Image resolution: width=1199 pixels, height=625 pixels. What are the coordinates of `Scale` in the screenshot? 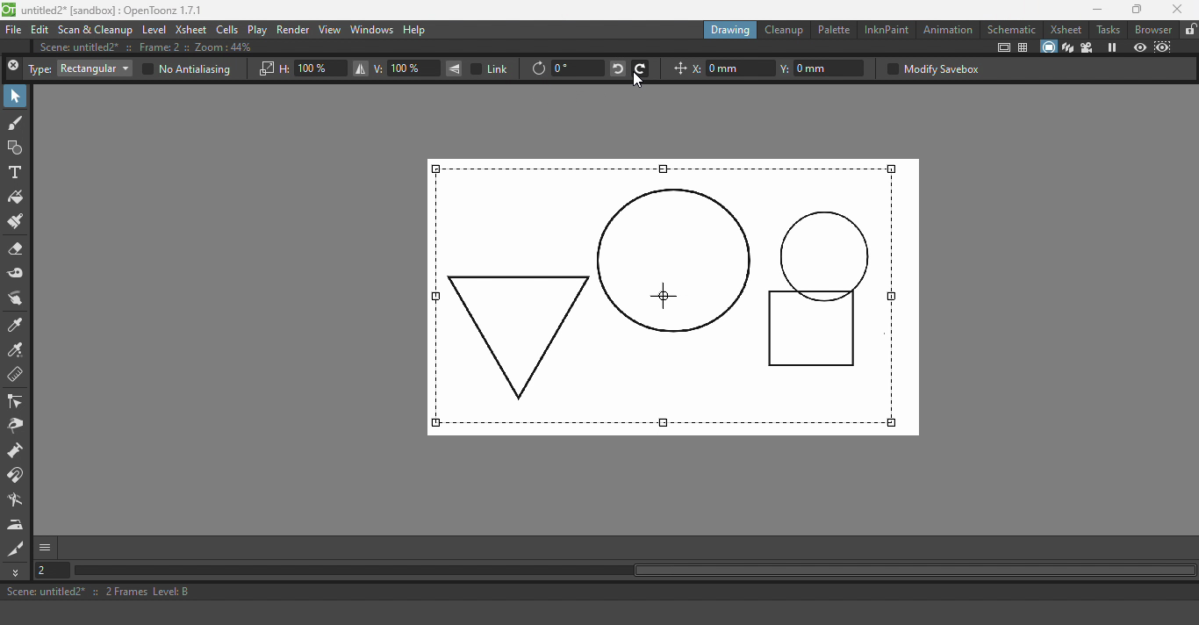 It's located at (265, 69).